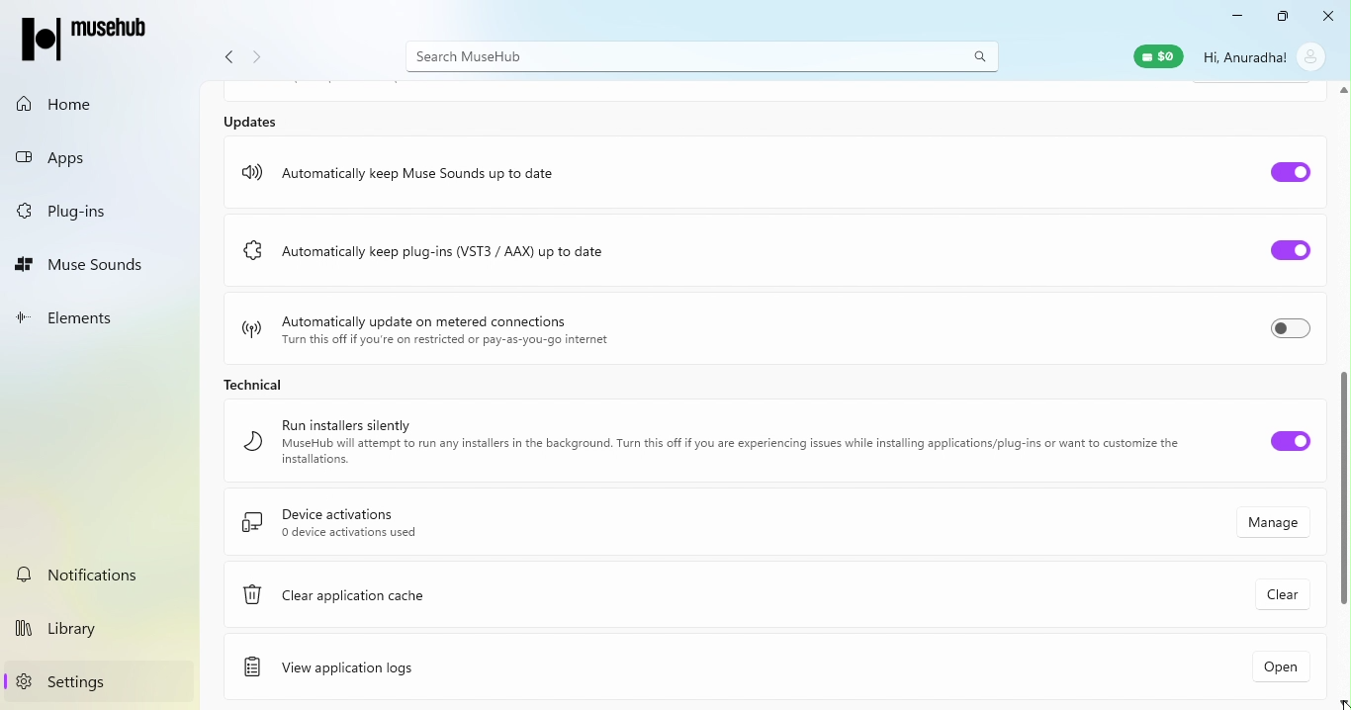 Image resolution: width=1351 pixels, height=710 pixels. I want to click on scroll down, so click(1342, 703).